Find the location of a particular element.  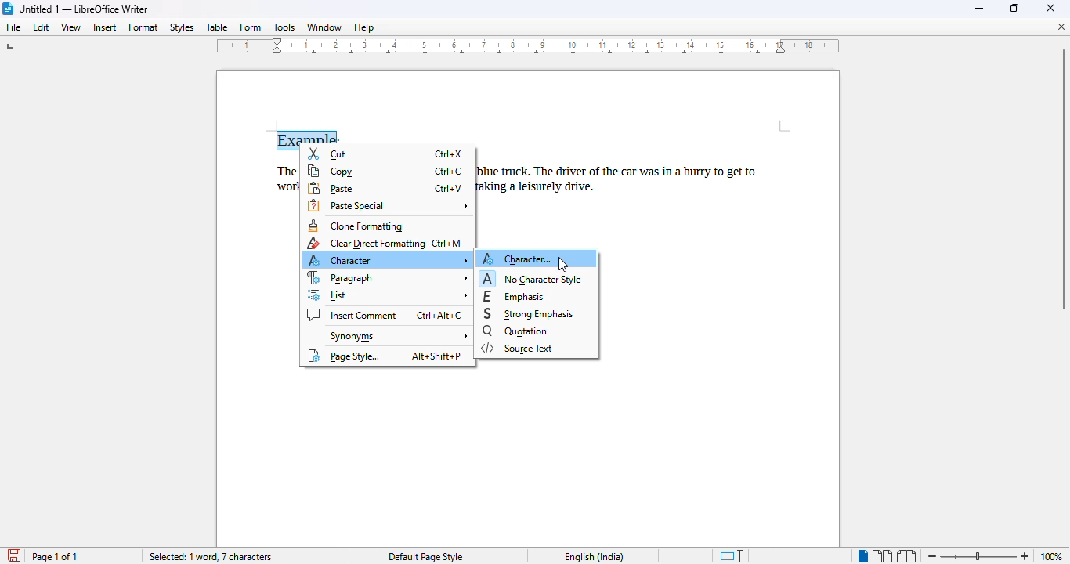

minimize is located at coordinates (980, 9).